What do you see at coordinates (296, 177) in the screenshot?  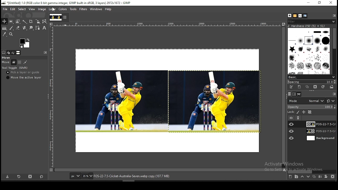 I see `new layer group` at bounding box center [296, 177].